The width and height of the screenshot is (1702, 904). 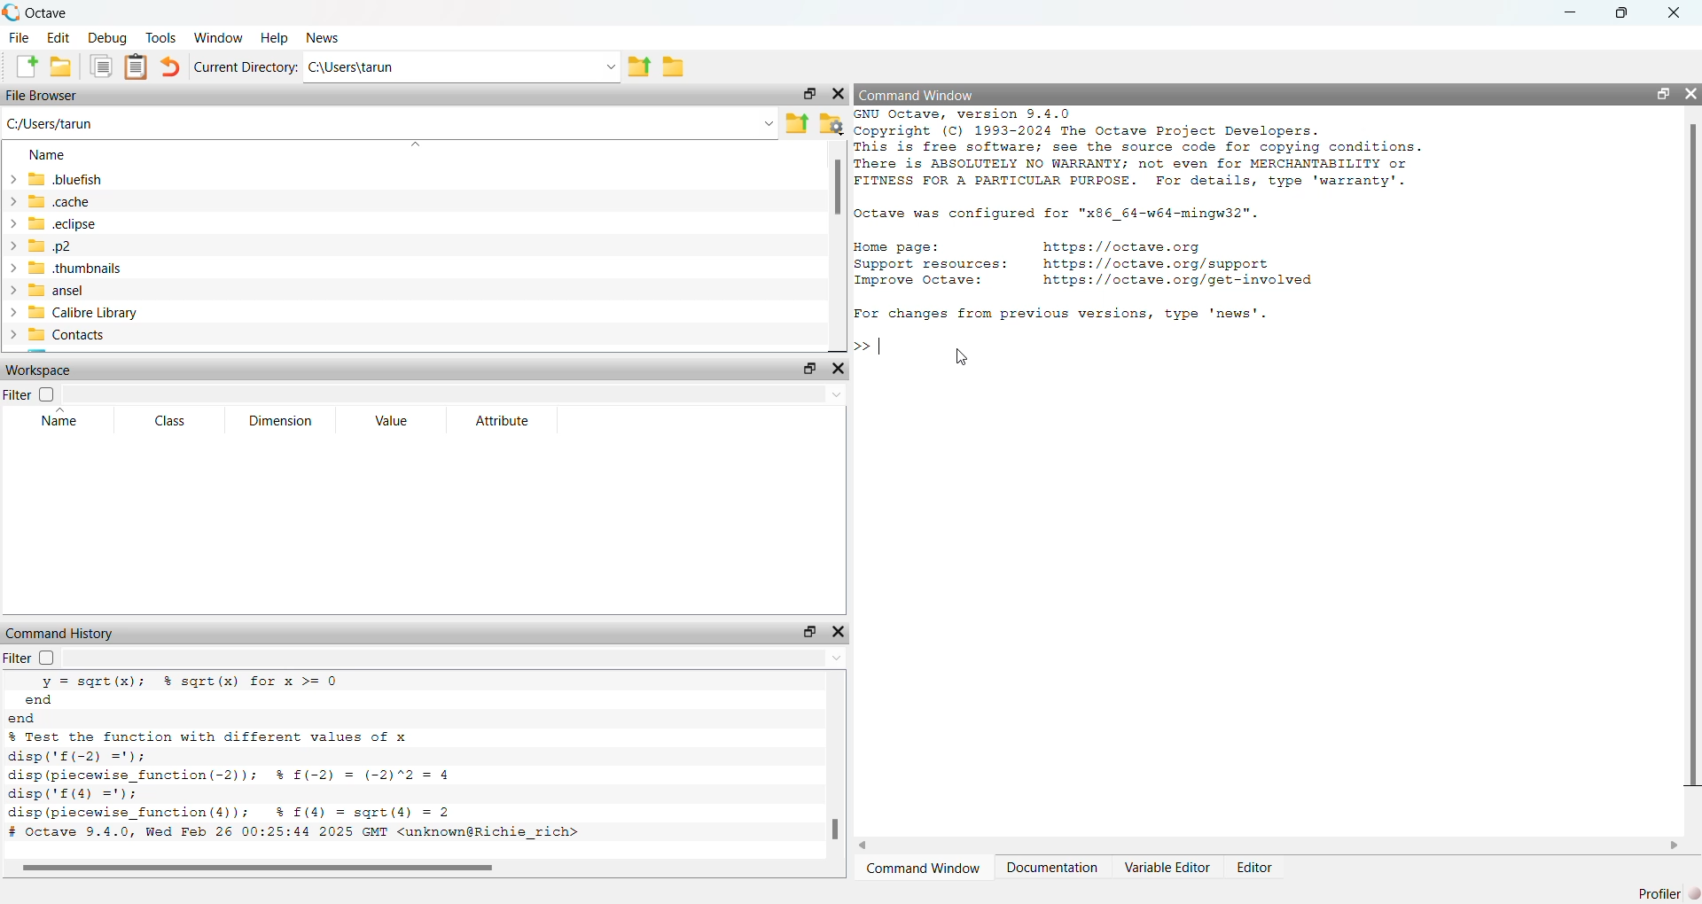 I want to click on Command History, so click(x=59, y=629).